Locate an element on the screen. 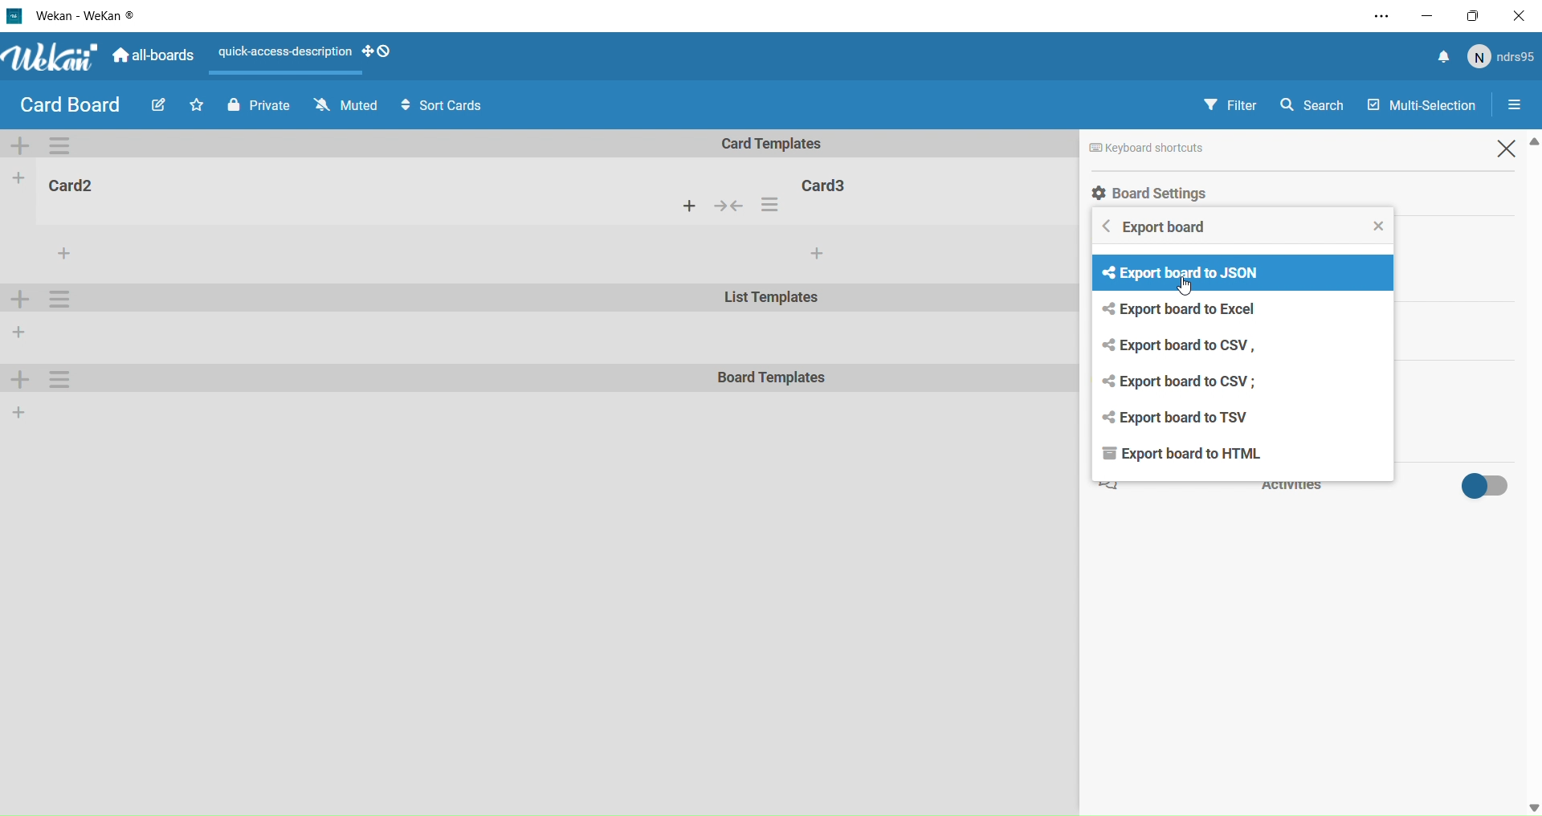 The height and width of the screenshot is (816, 1542).  is located at coordinates (18, 336).